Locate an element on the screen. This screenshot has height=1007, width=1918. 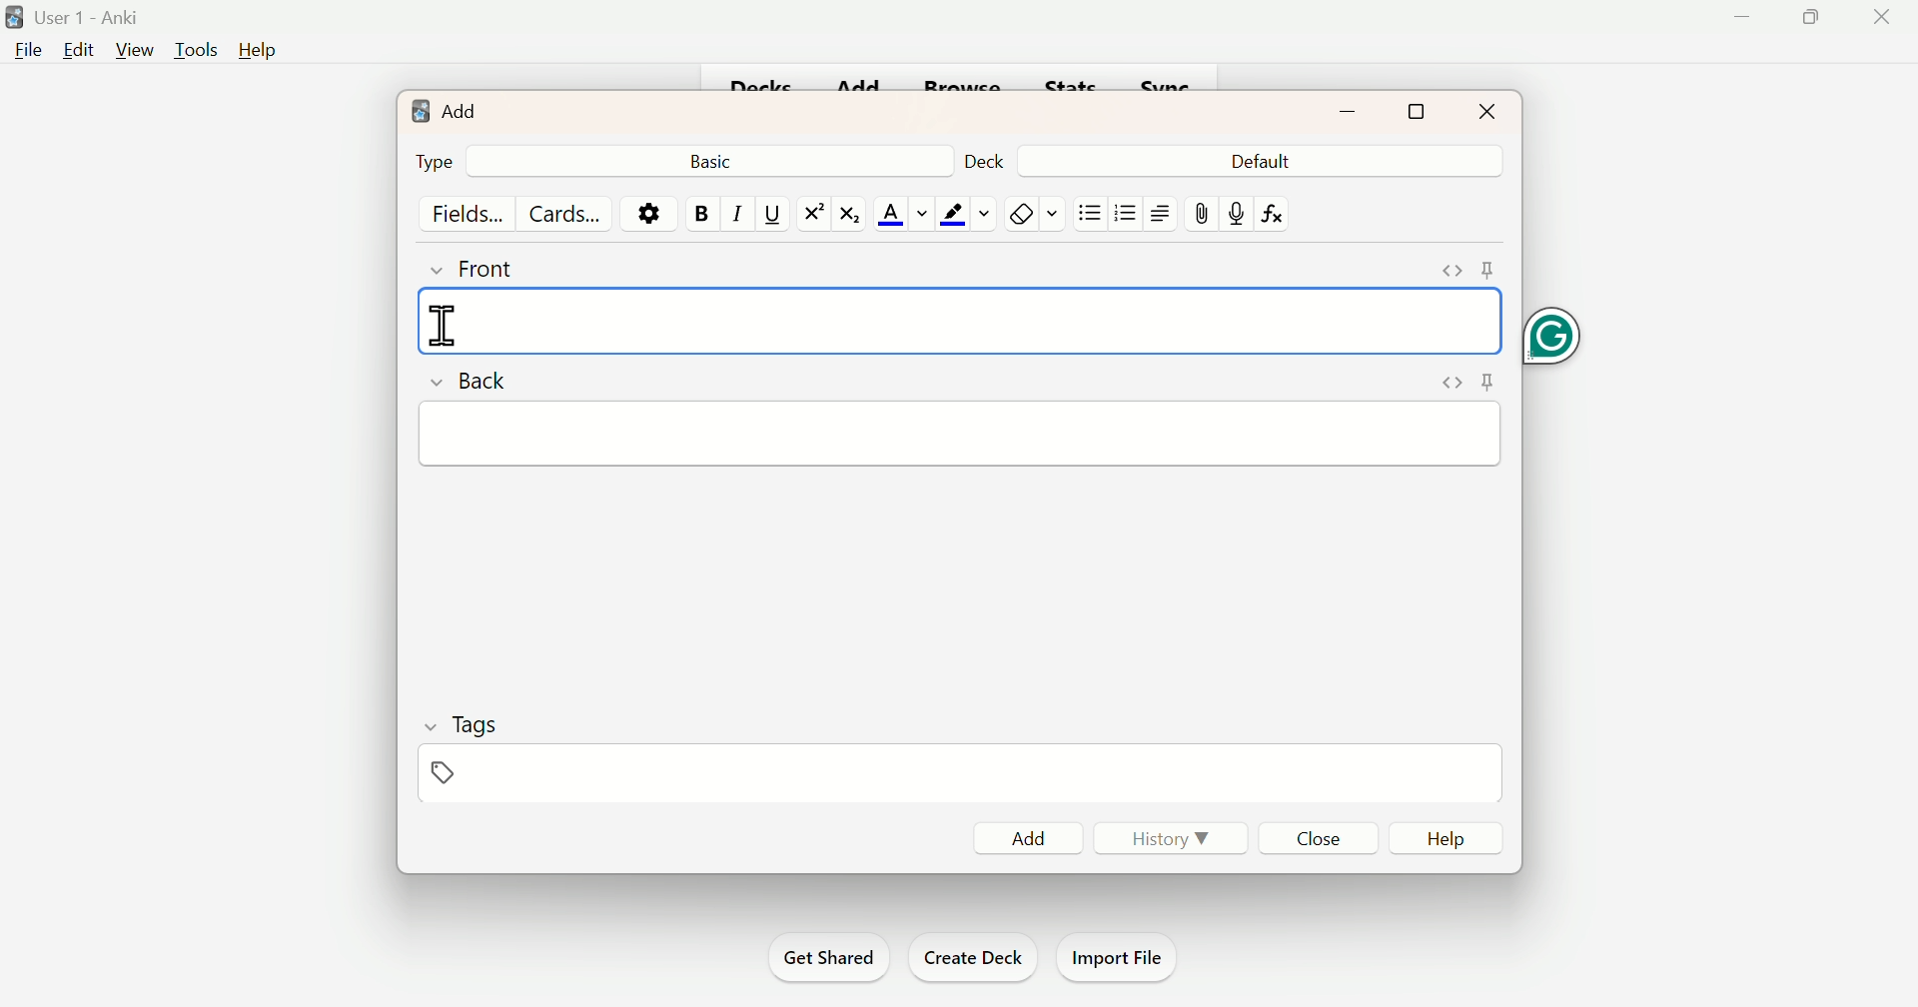
minimize is located at coordinates (1347, 112).